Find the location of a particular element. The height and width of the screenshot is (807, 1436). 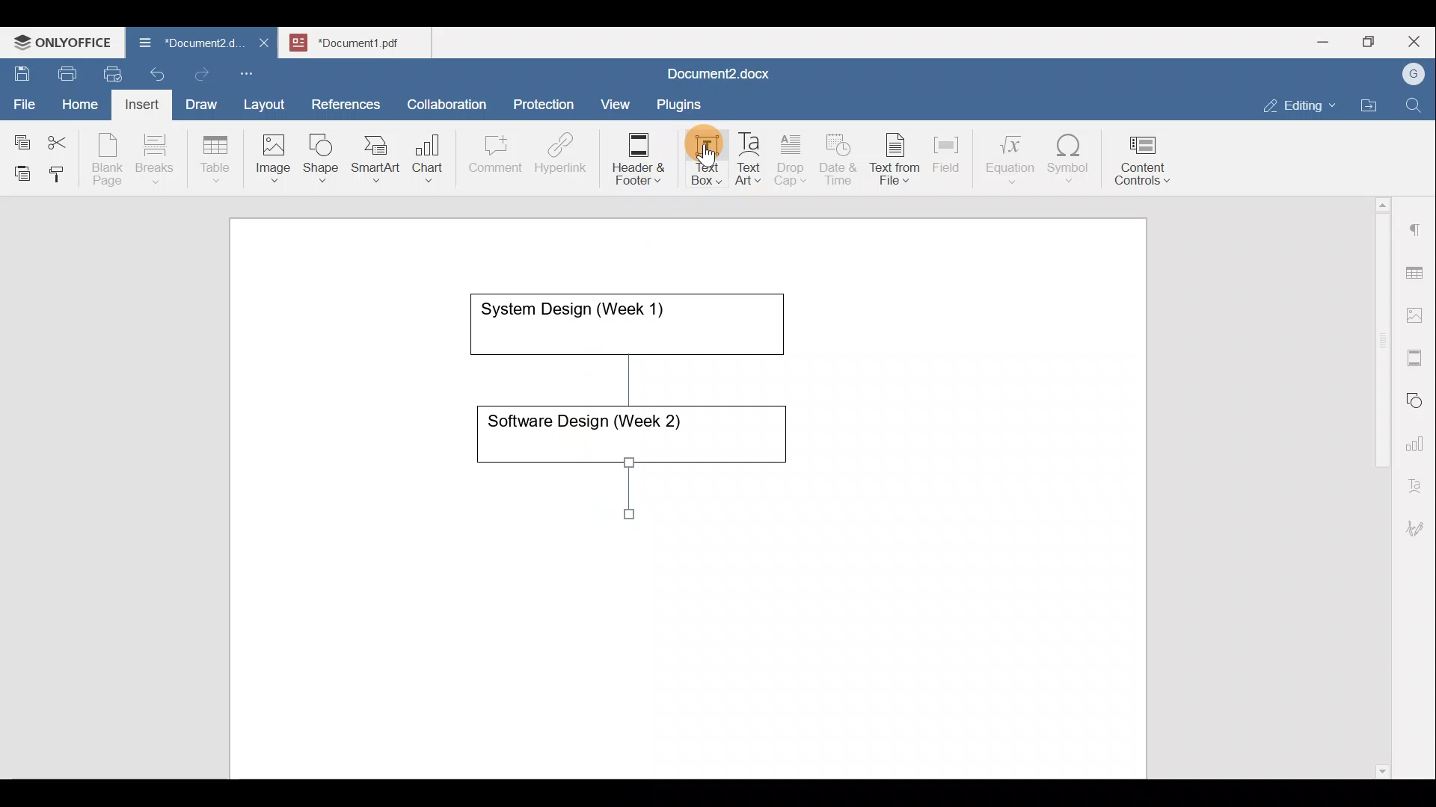

Paste is located at coordinates (19, 170).